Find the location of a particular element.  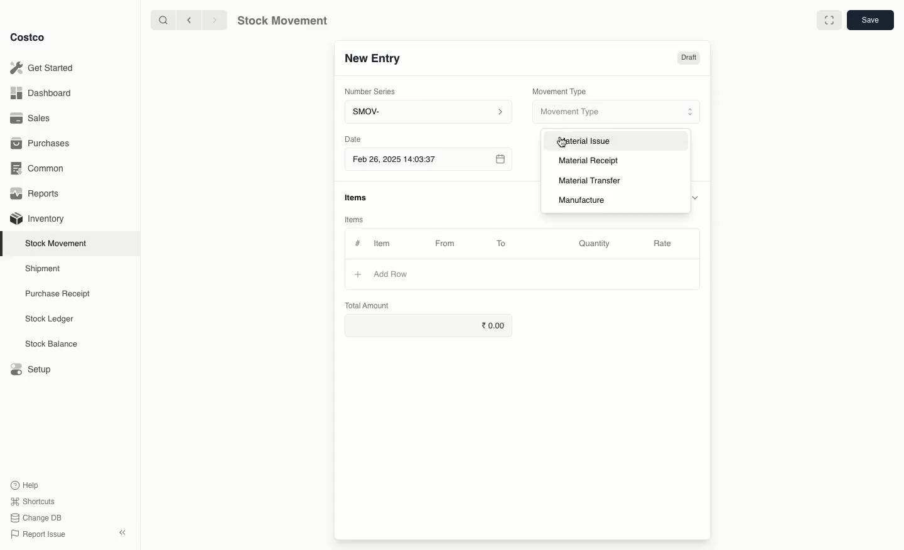

Stock Balance is located at coordinates (53, 344).